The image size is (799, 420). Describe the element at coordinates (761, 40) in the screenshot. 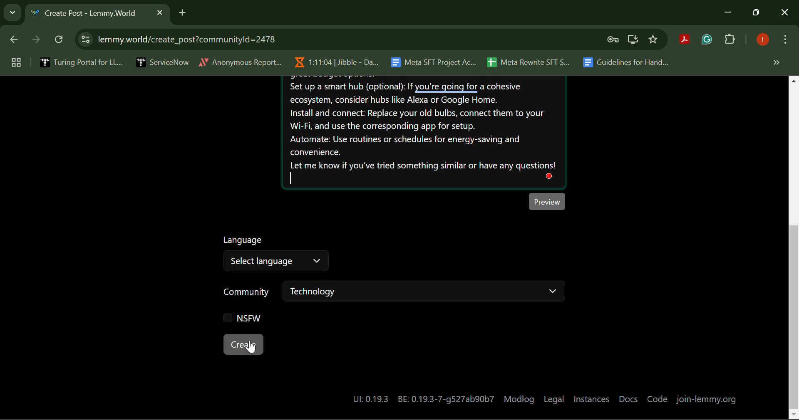

I see `Logged In User` at that location.